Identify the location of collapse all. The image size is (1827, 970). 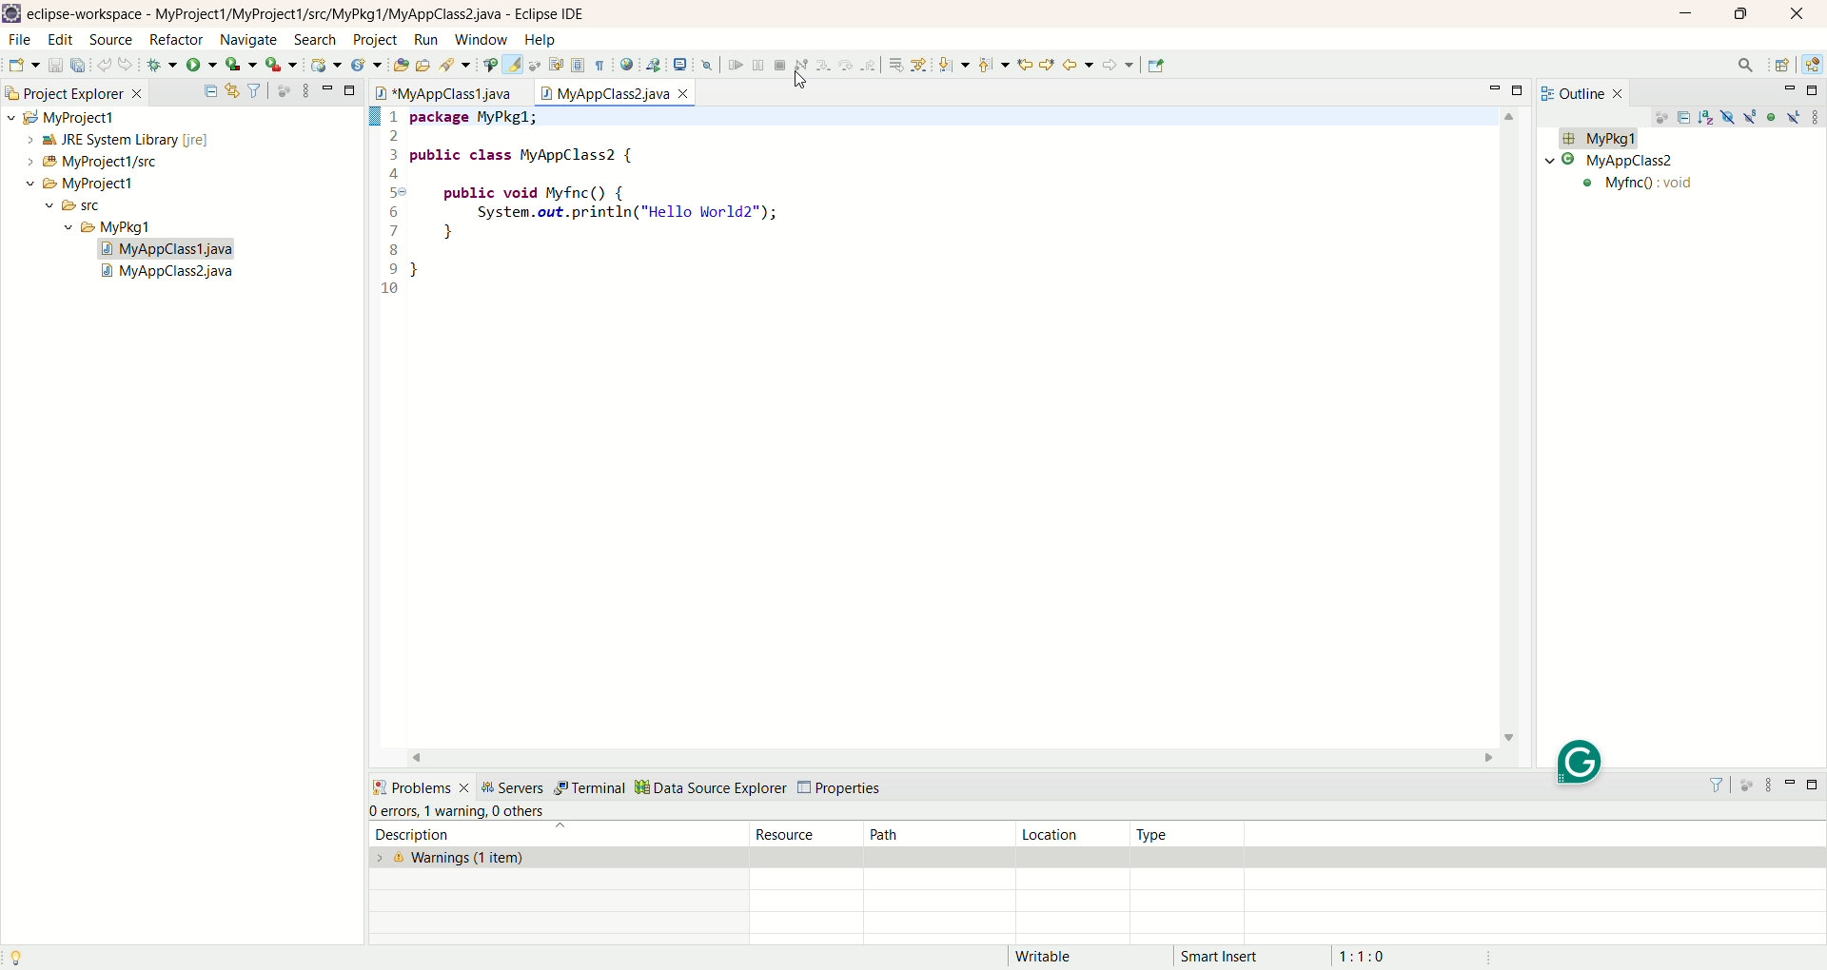
(210, 91).